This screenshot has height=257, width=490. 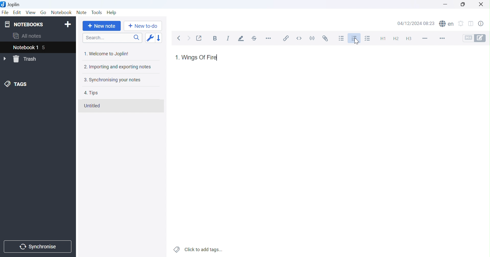 What do you see at coordinates (112, 80) in the screenshot?
I see `3. Synchronising your notes` at bounding box center [112, 80].